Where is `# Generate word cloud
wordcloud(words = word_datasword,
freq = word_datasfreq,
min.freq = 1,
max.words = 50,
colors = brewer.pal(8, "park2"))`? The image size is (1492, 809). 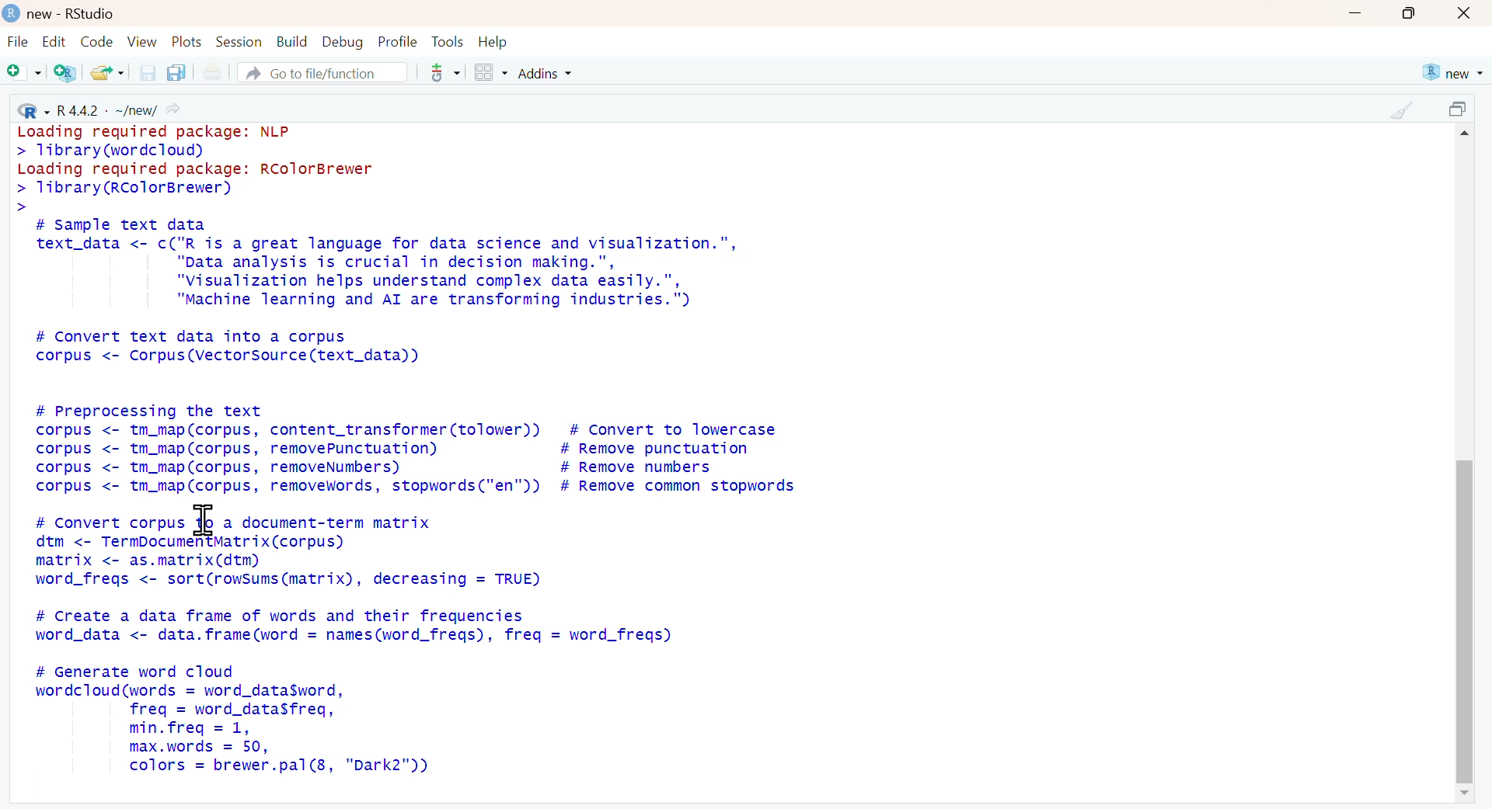
# Generate word cloud
wordcloud(words = word_datasword,
freq = word_datasfreq,
min.freq = 1,
max.words = 50,
colors = brewer.pal(8, "park2")) is located at coordinates (232, 720).